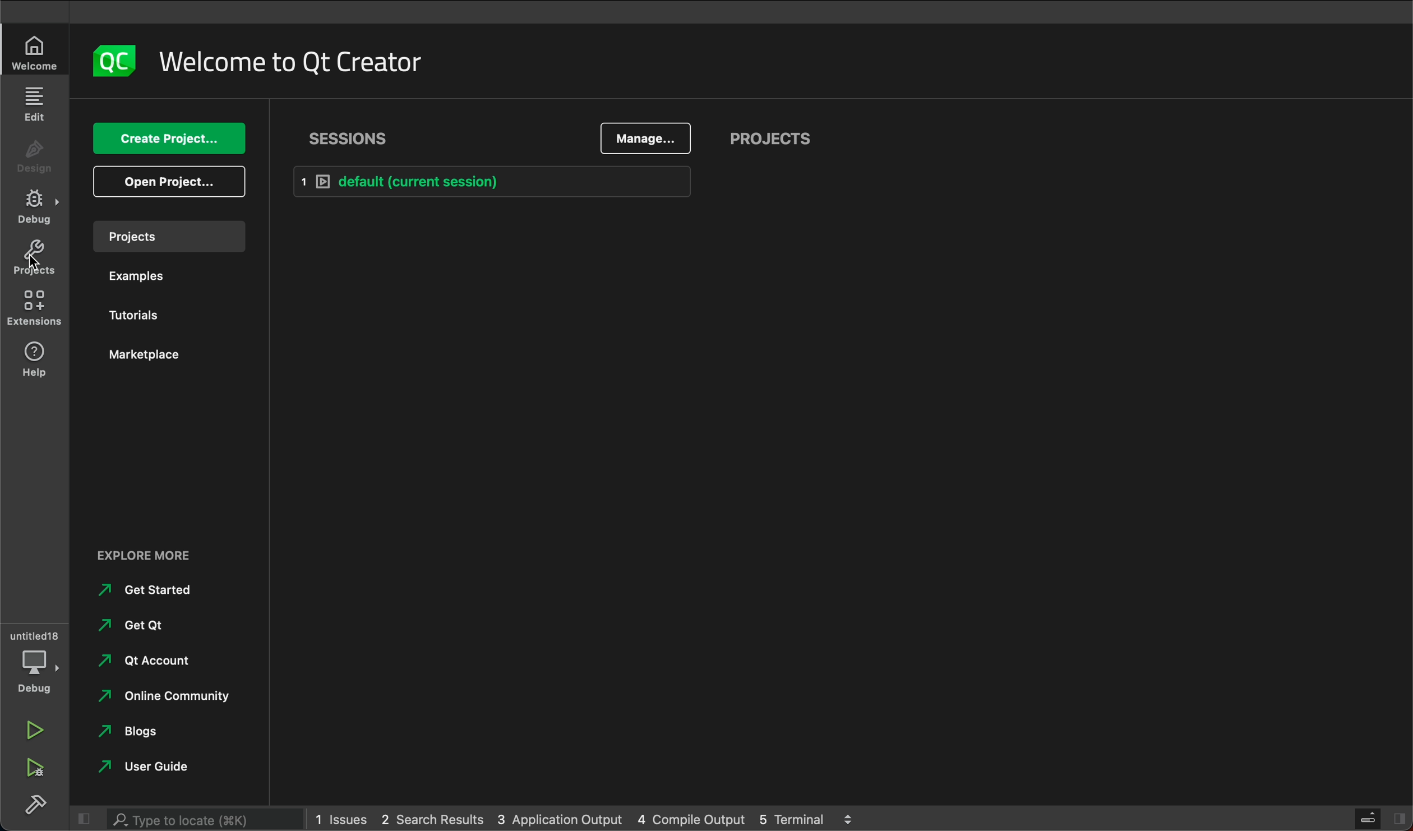  What do you see at coordinates (171, 234) in the screenshot?
I see `projects` at bounding box center [171, 234].